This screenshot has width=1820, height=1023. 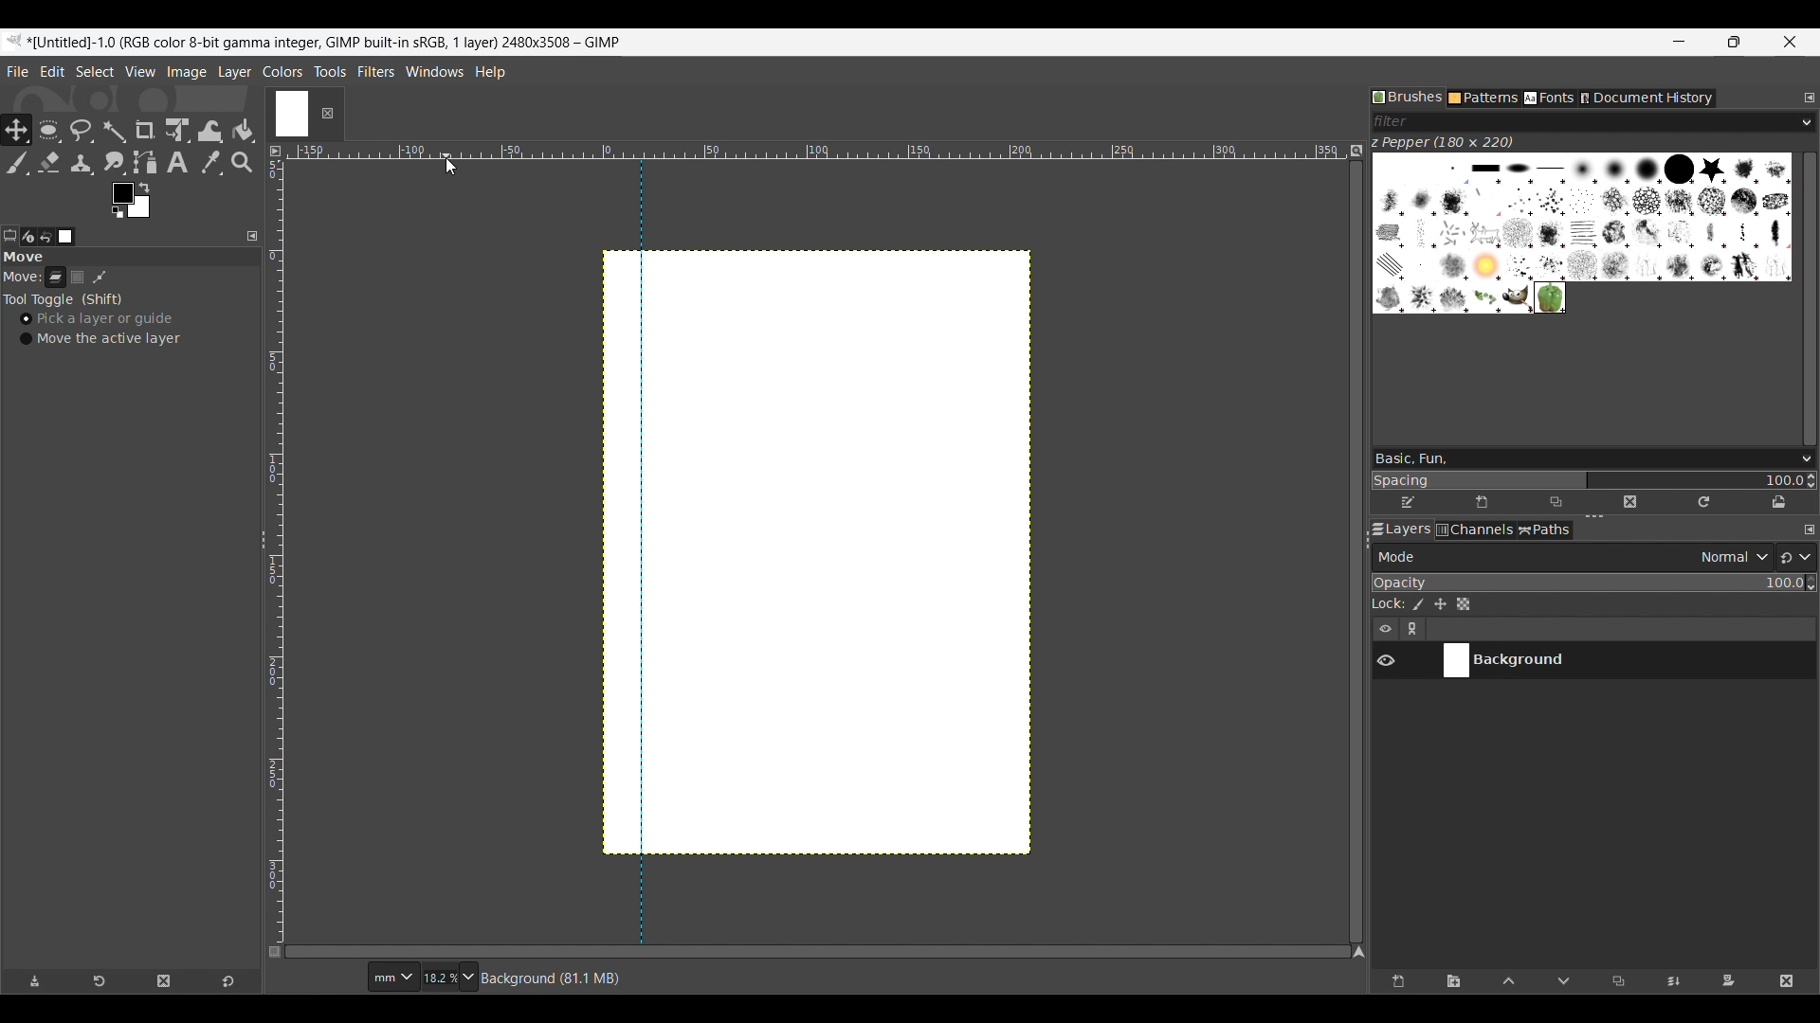 I want to click on Pick a layer or guide, toggle on, so click(x=97, y=319).